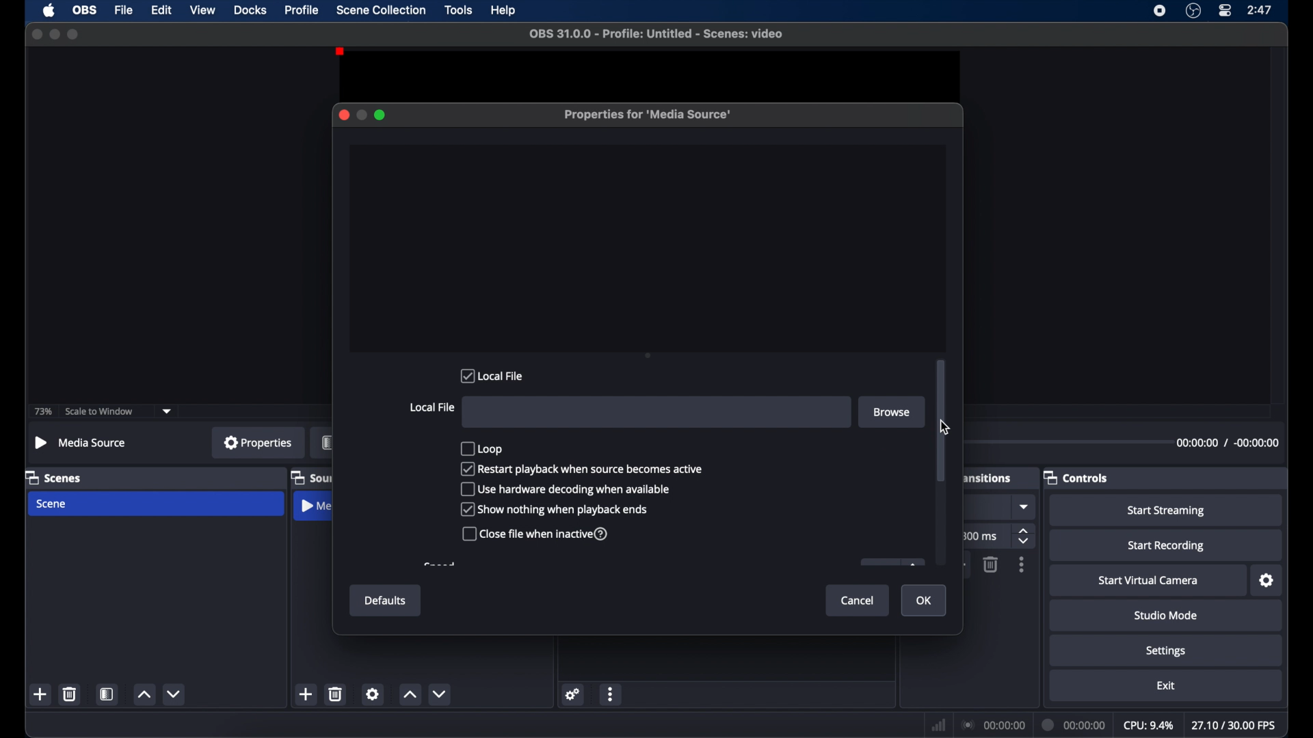  I want to click on obs, so click(85, 10).